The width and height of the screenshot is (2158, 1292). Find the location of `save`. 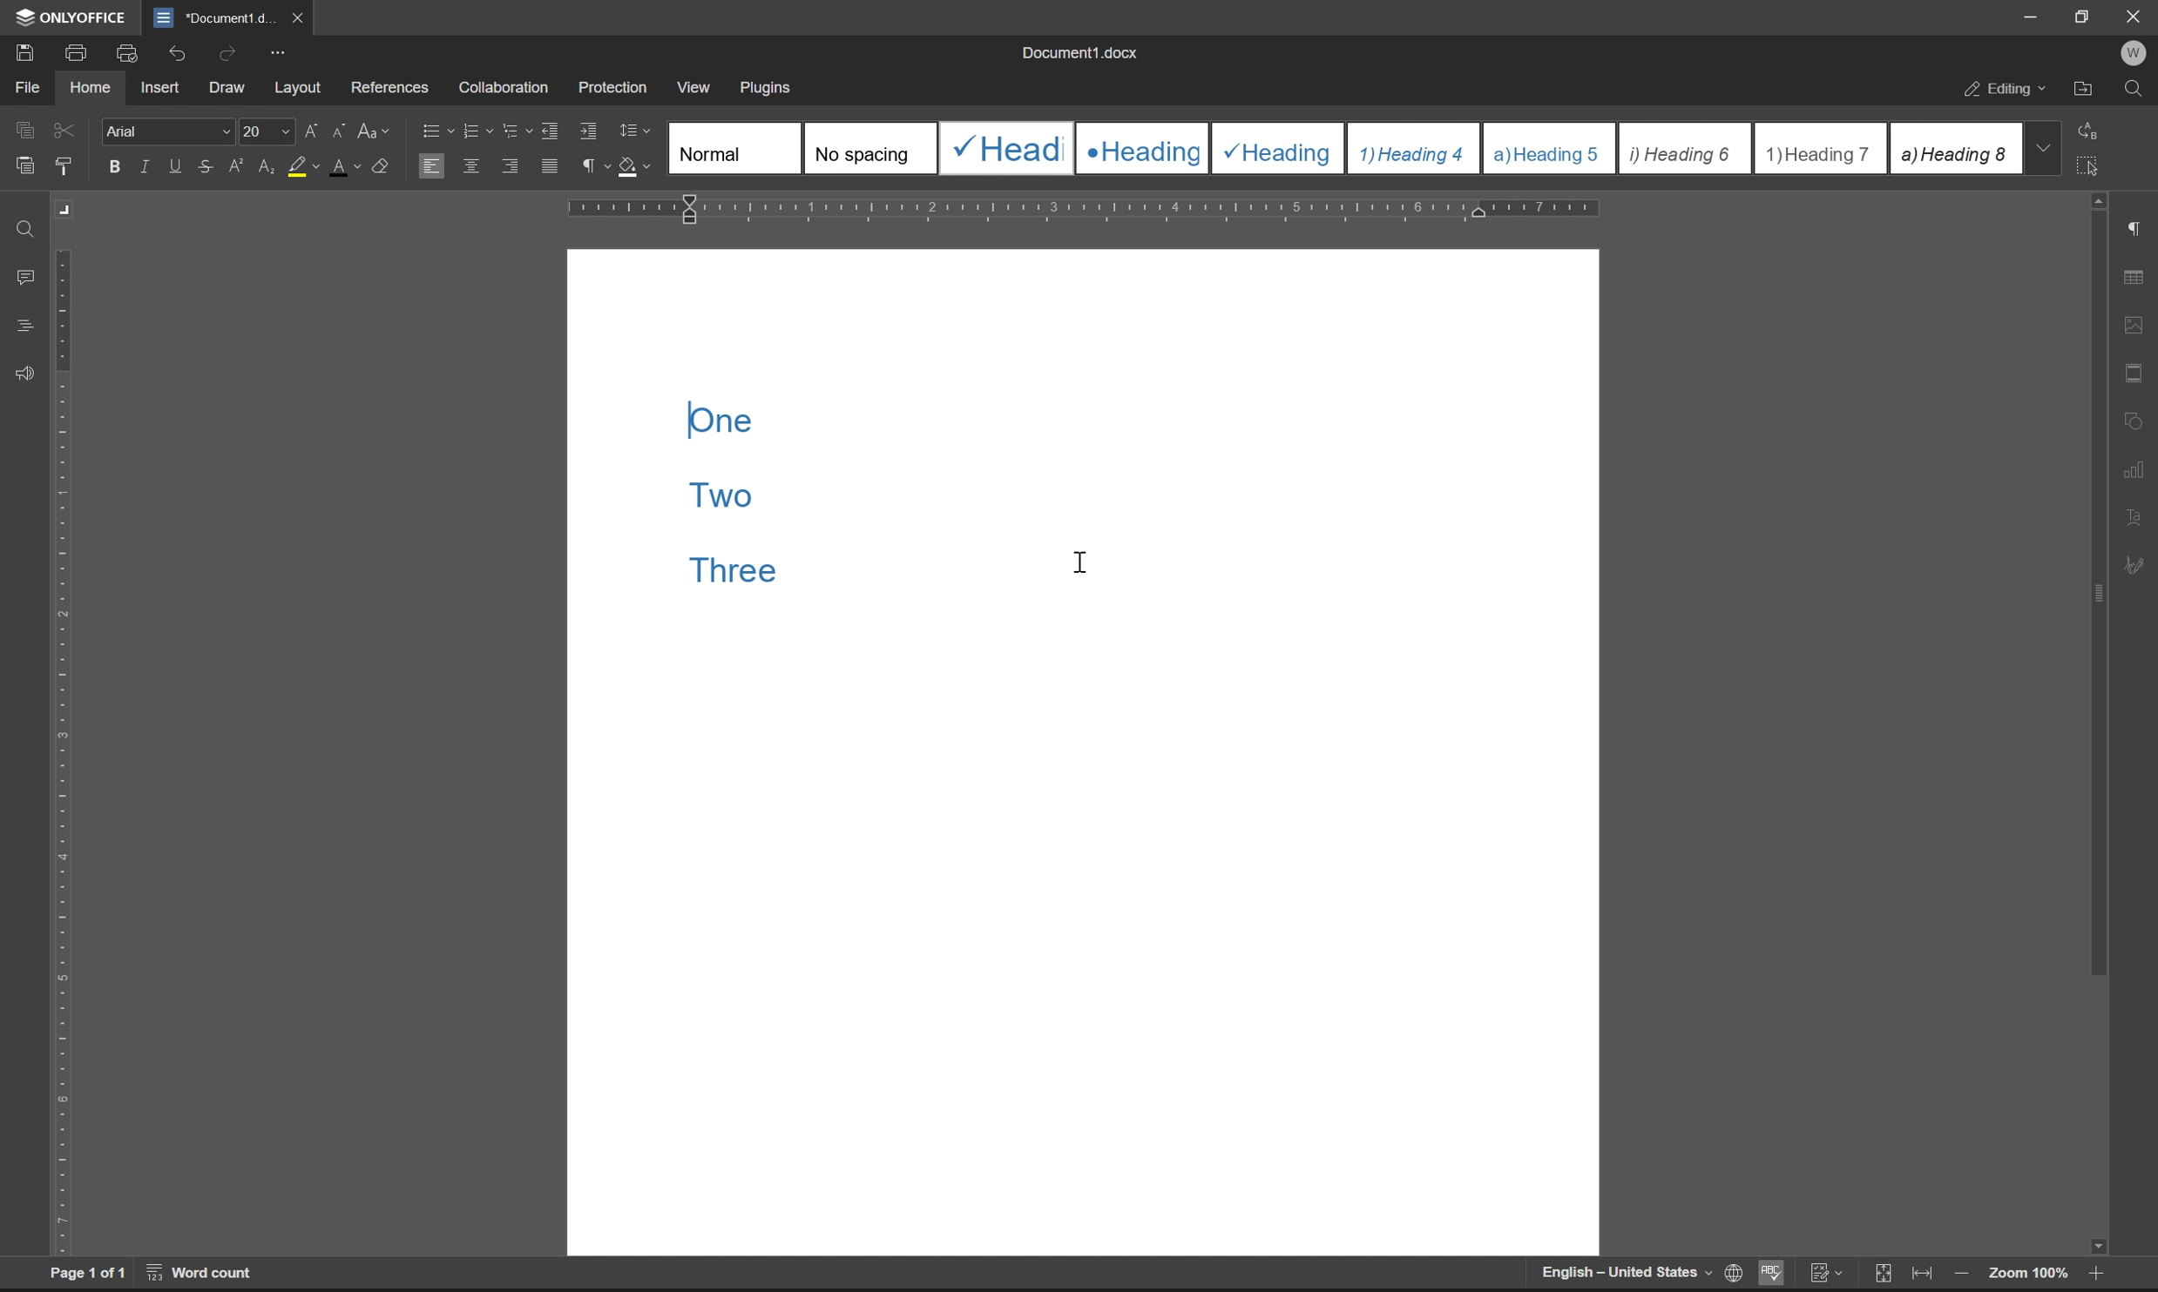

save is located at coordinates (19, 51).